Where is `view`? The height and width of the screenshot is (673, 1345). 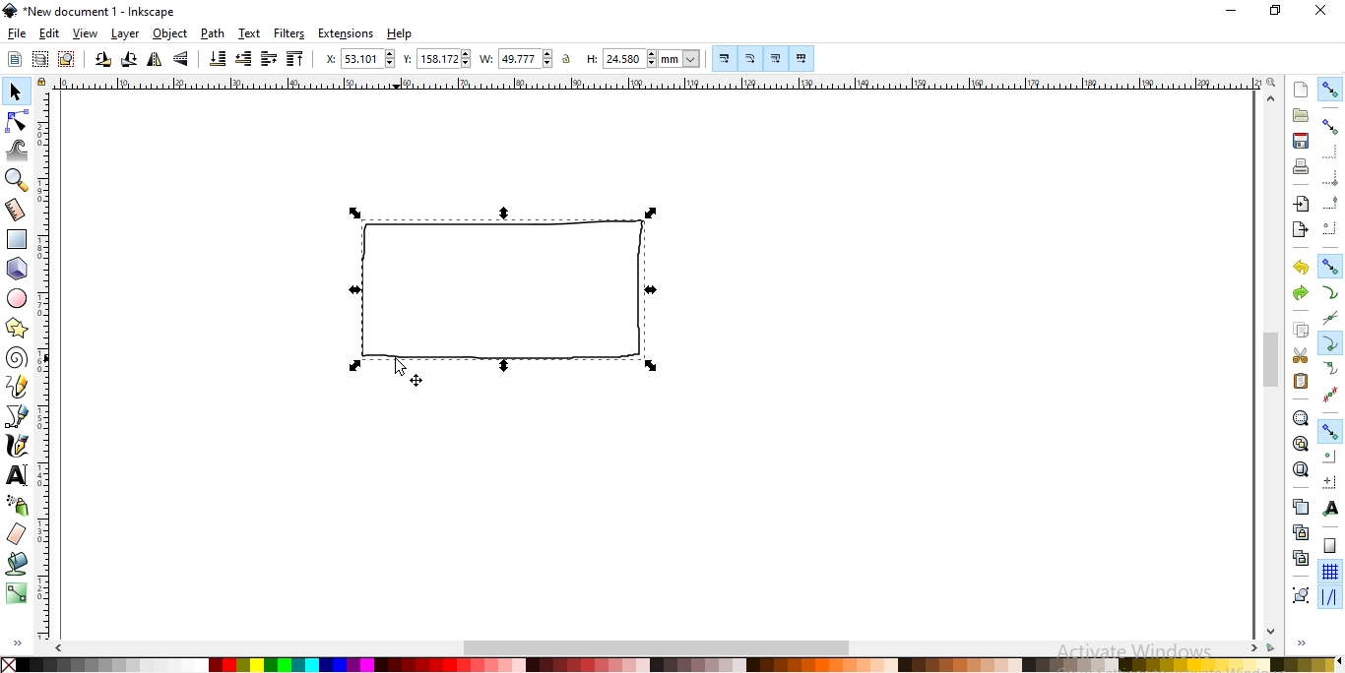 view is located at coordinates (85, 34).